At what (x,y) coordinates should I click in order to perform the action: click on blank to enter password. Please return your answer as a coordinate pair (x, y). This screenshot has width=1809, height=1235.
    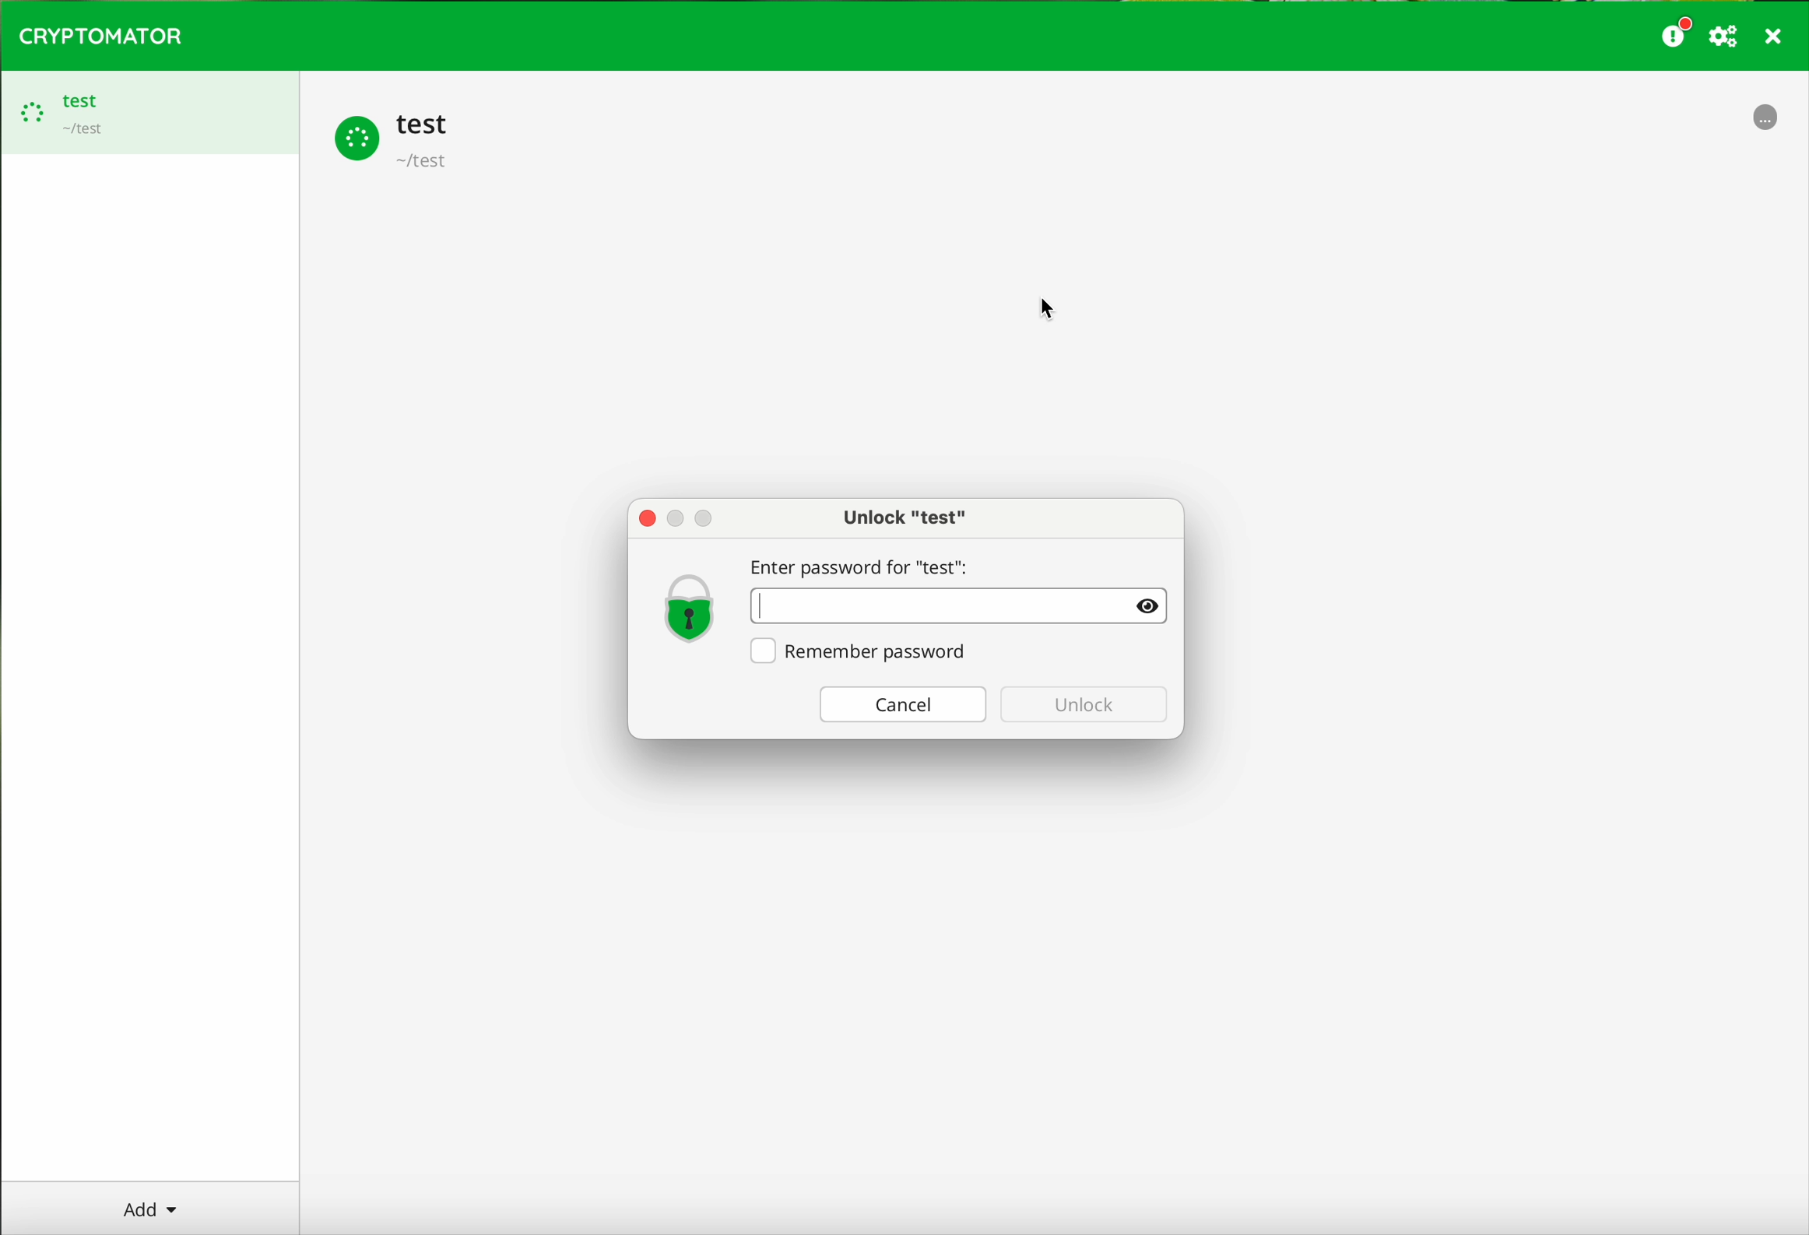
    Looking at the image, I should click on (964, 605).